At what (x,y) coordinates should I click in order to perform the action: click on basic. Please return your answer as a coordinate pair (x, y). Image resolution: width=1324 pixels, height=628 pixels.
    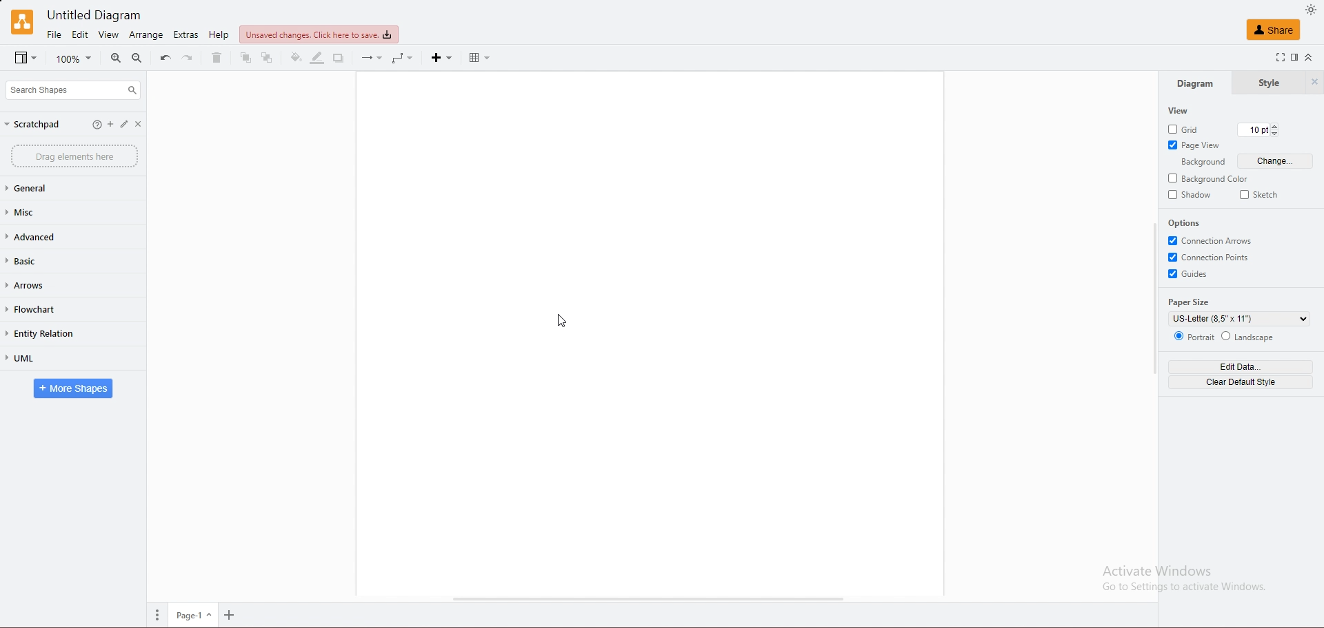
    Looking at the image, I should click on (43, 260).